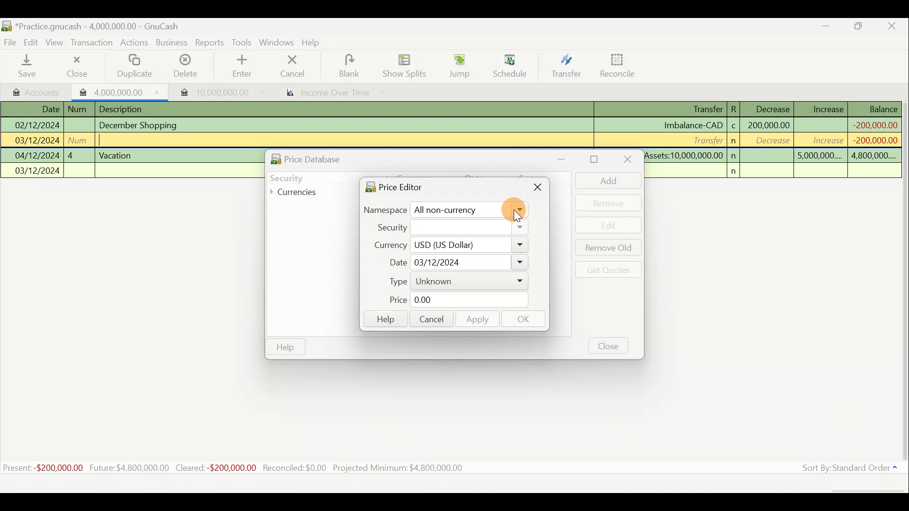  Describe the element at coordinates (609, 345) in the screenshot. I see `Close` at that location.